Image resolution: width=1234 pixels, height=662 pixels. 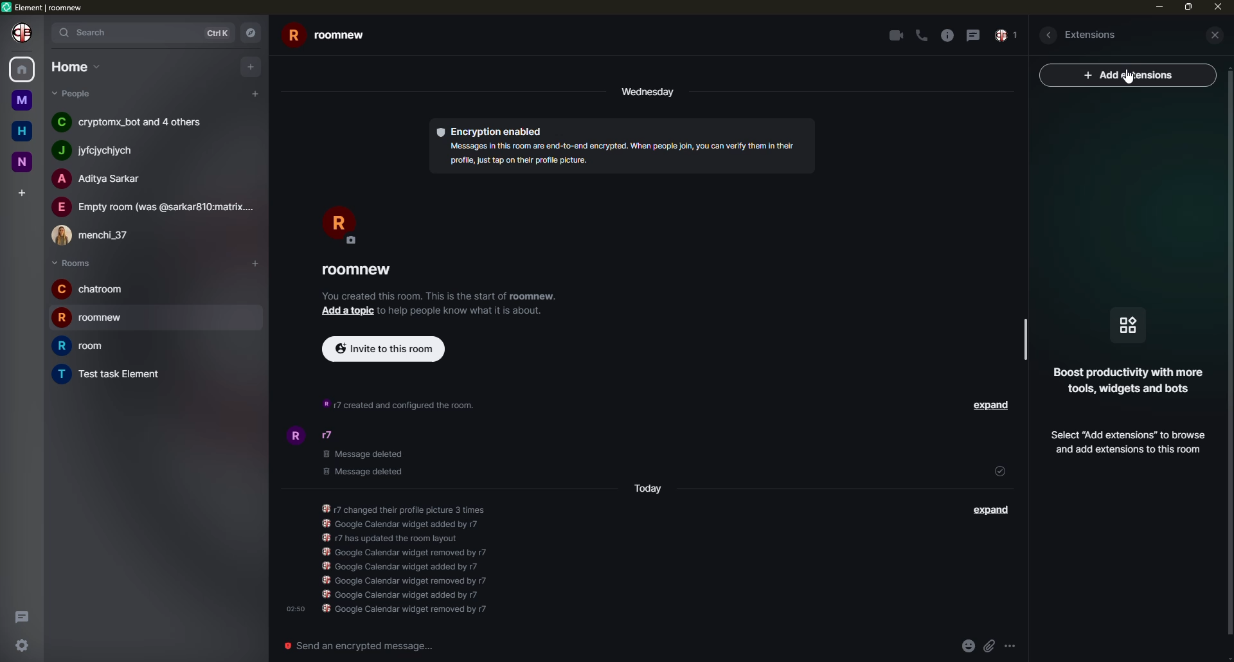 What do you see at coordinates (340, 224) in the screenshot?
I see `profile` at bounding box center [340, 224].